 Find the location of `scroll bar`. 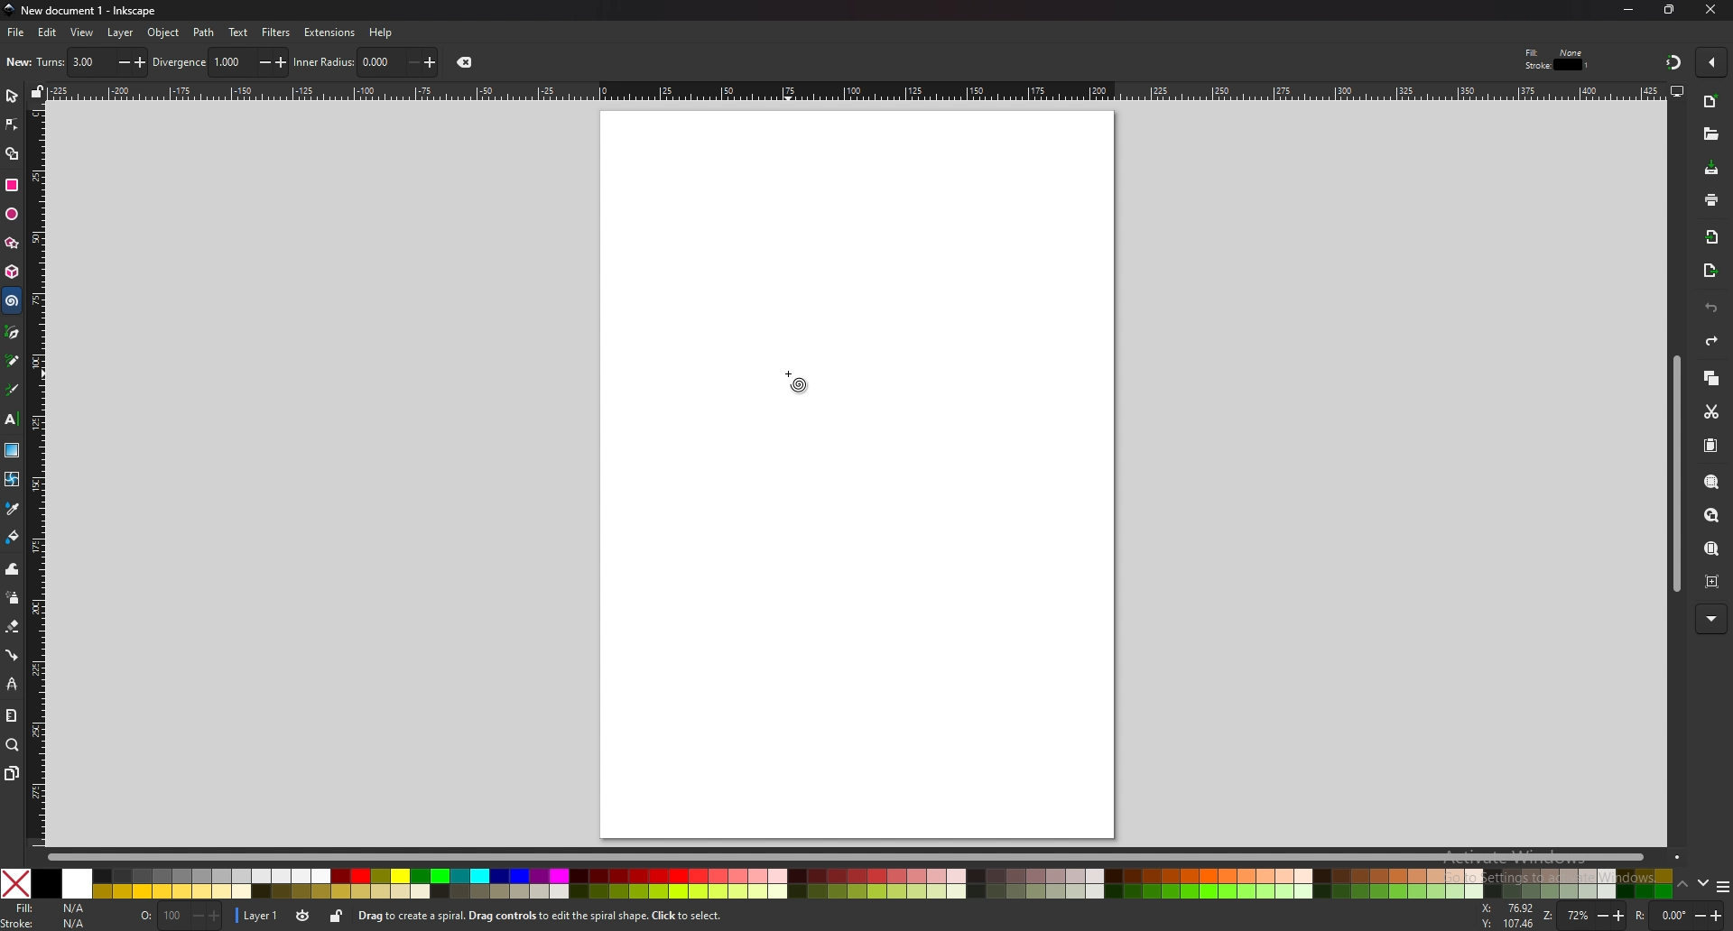

scroll bar is located at coordinates (863, 857).